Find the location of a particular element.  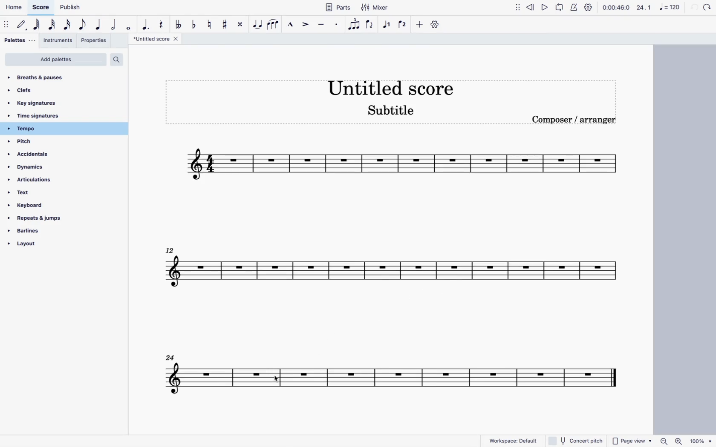

loop playback is located at coordinates (560, 8).